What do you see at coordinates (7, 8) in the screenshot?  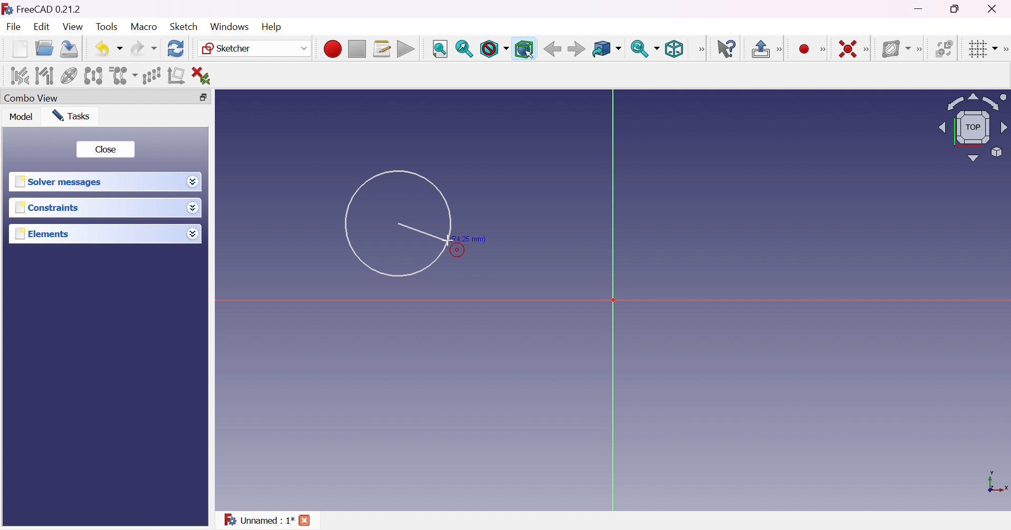 I see `logo` at bounding box center [7, 8].